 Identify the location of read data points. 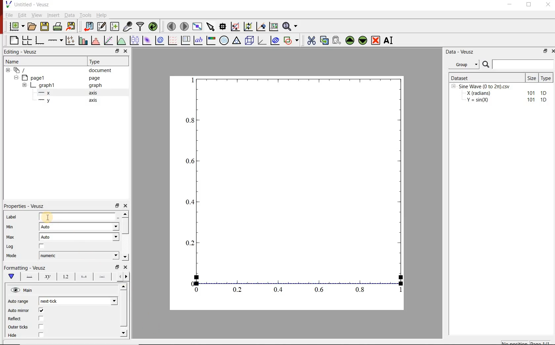
(223, 26).